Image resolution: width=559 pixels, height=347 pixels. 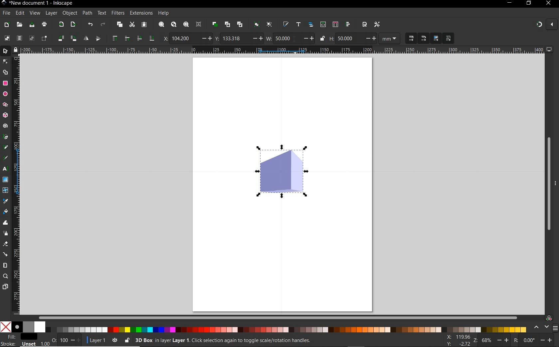 What do you see at coordinates (257, 39) in the screenshot?
I see `increase/decrease` at bounding box center [257, 39].